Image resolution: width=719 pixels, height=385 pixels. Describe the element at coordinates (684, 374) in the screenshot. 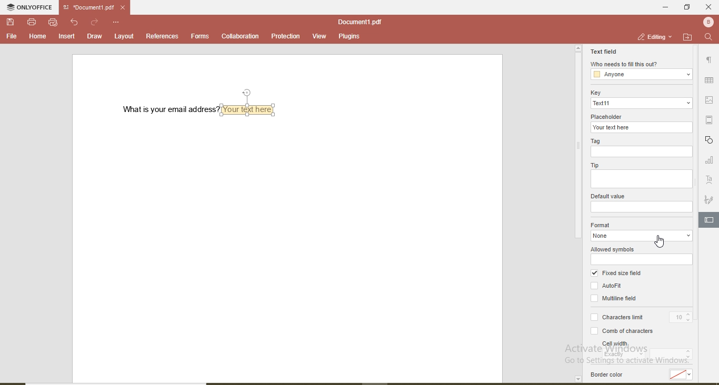

I see `color selector` at that location.